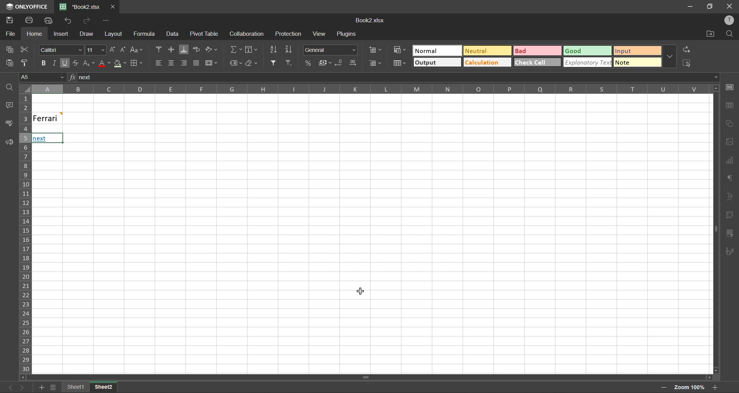 The image size is (739, 393). I want to click on Cursor, so click(362, 295).